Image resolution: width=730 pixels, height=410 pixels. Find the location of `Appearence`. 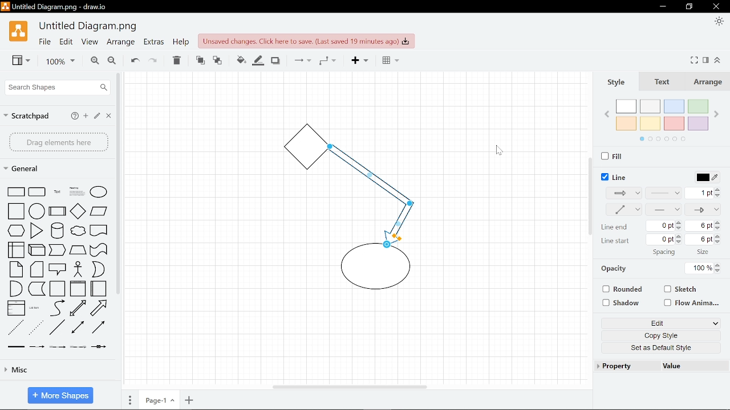

Appearence is located at coordinates (717, 22).